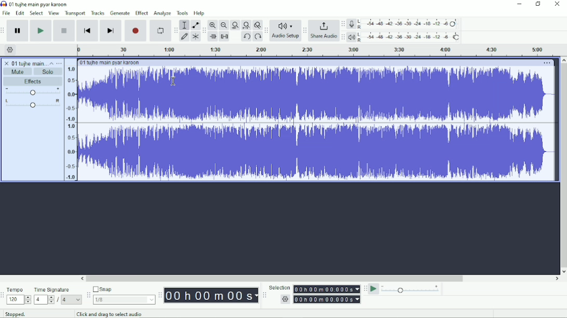  Describe the element at coordinates (305, 31) in the screenshot. I see `Audacity share audio toolbar` at that location.